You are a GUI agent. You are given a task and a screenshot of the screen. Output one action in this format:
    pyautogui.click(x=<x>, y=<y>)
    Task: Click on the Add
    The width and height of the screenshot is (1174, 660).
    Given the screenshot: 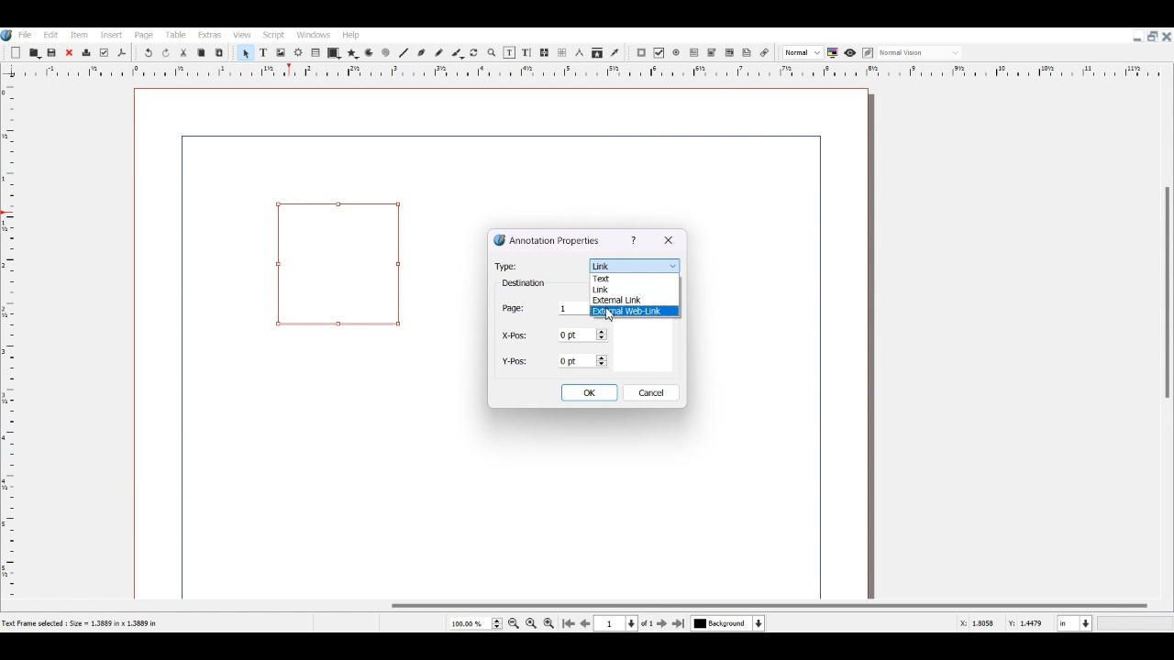 What is the action you would take?
    pyautogui.click(x=16, y=53)
    